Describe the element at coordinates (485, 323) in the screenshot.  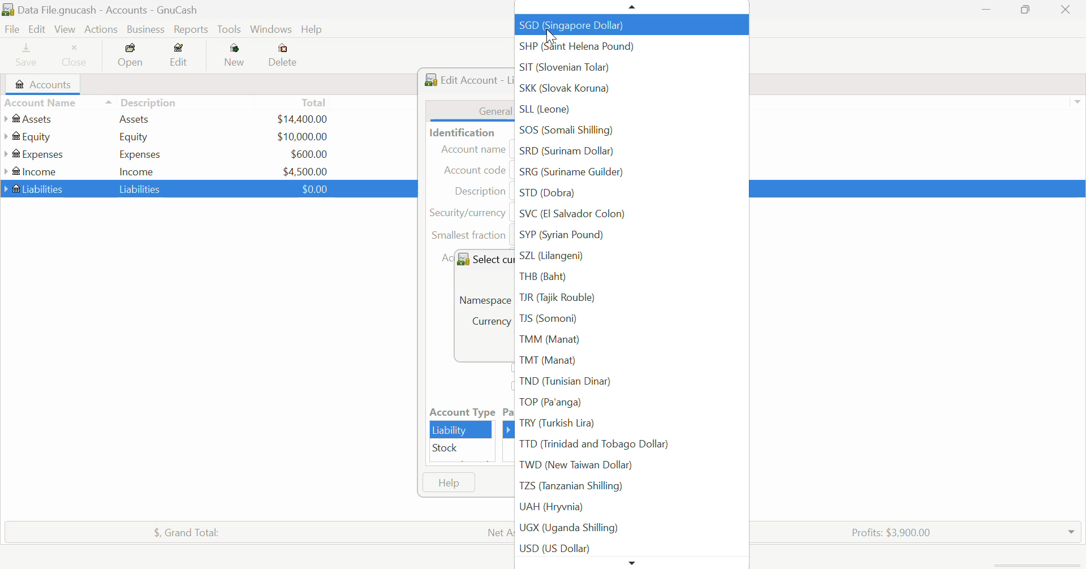
I see `Currency: USD (US Dollar)` at that location.